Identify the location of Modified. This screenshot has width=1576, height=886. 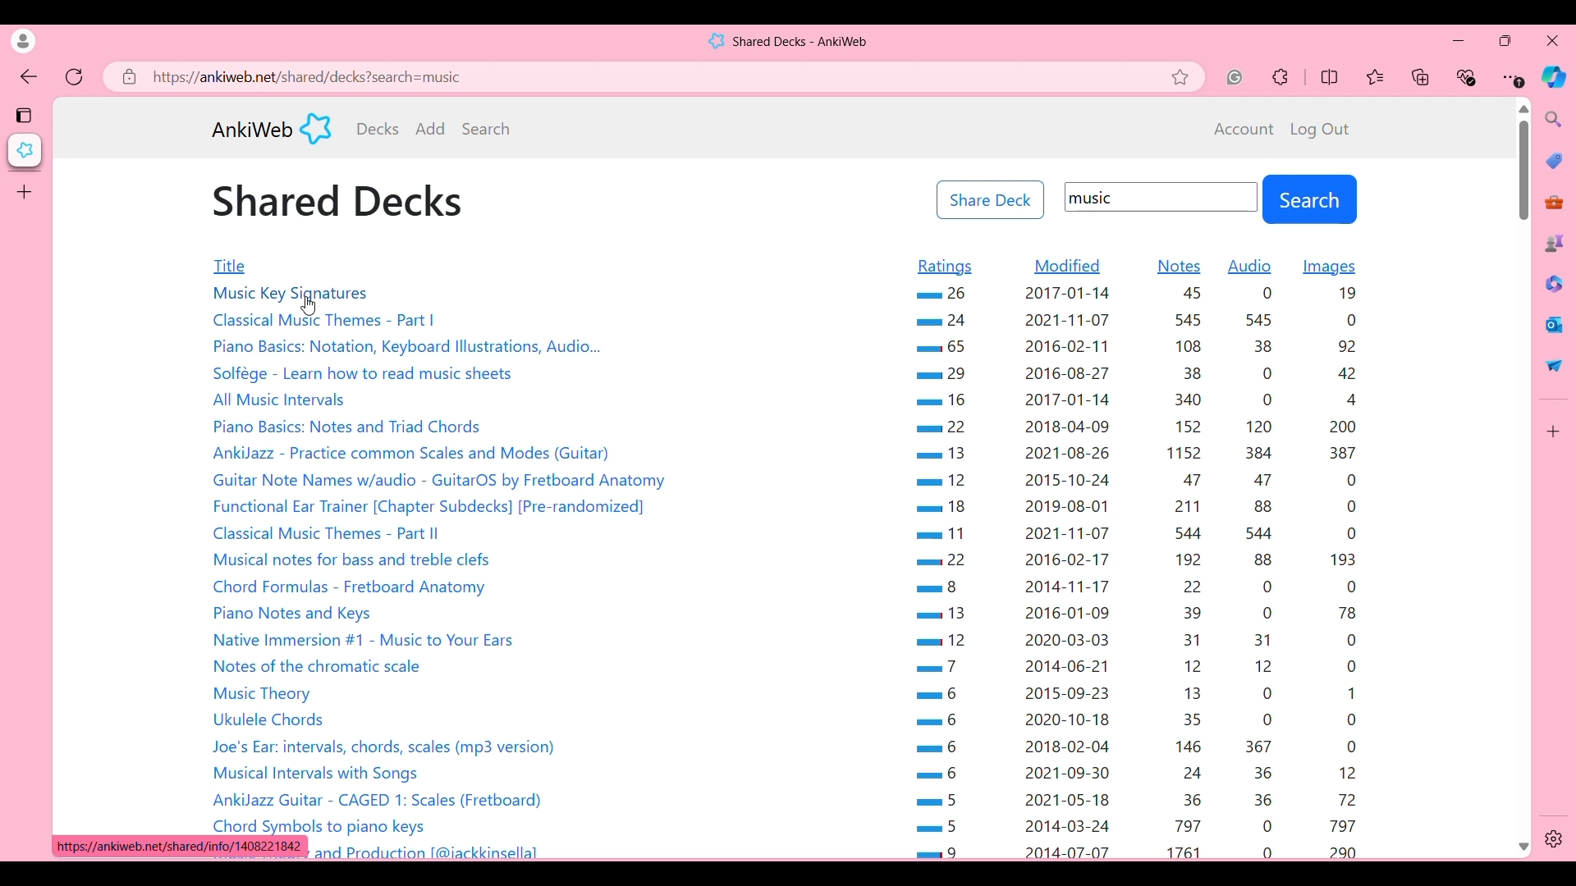
(1068, 267).